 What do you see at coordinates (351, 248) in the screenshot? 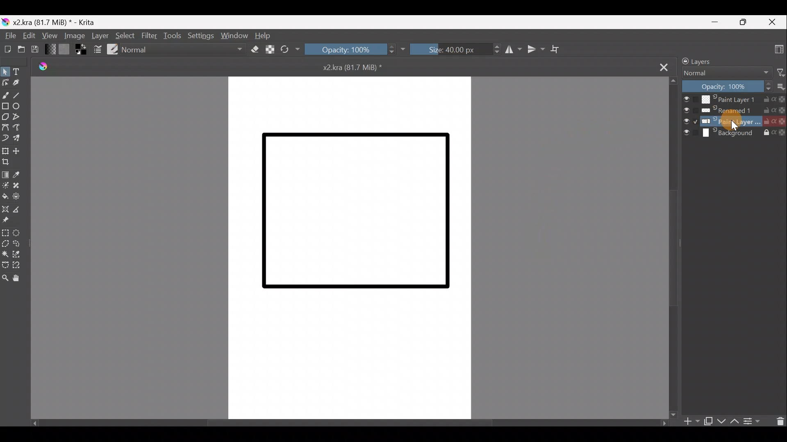
I see `Canvas` at bounding box center [351, 248].